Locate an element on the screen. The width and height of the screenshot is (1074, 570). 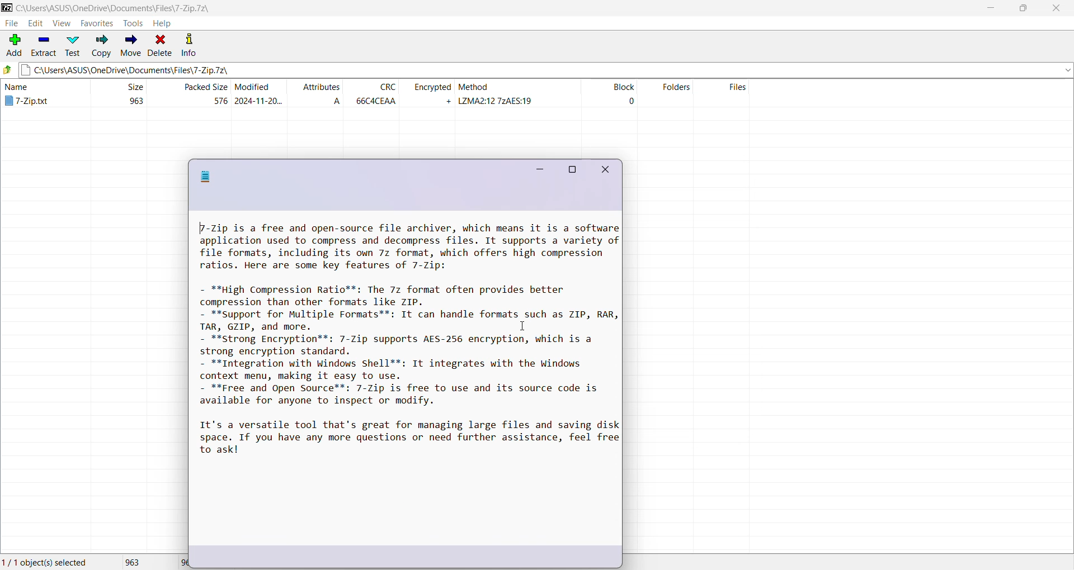
Restore Down is located at coordinates (1027, 8).